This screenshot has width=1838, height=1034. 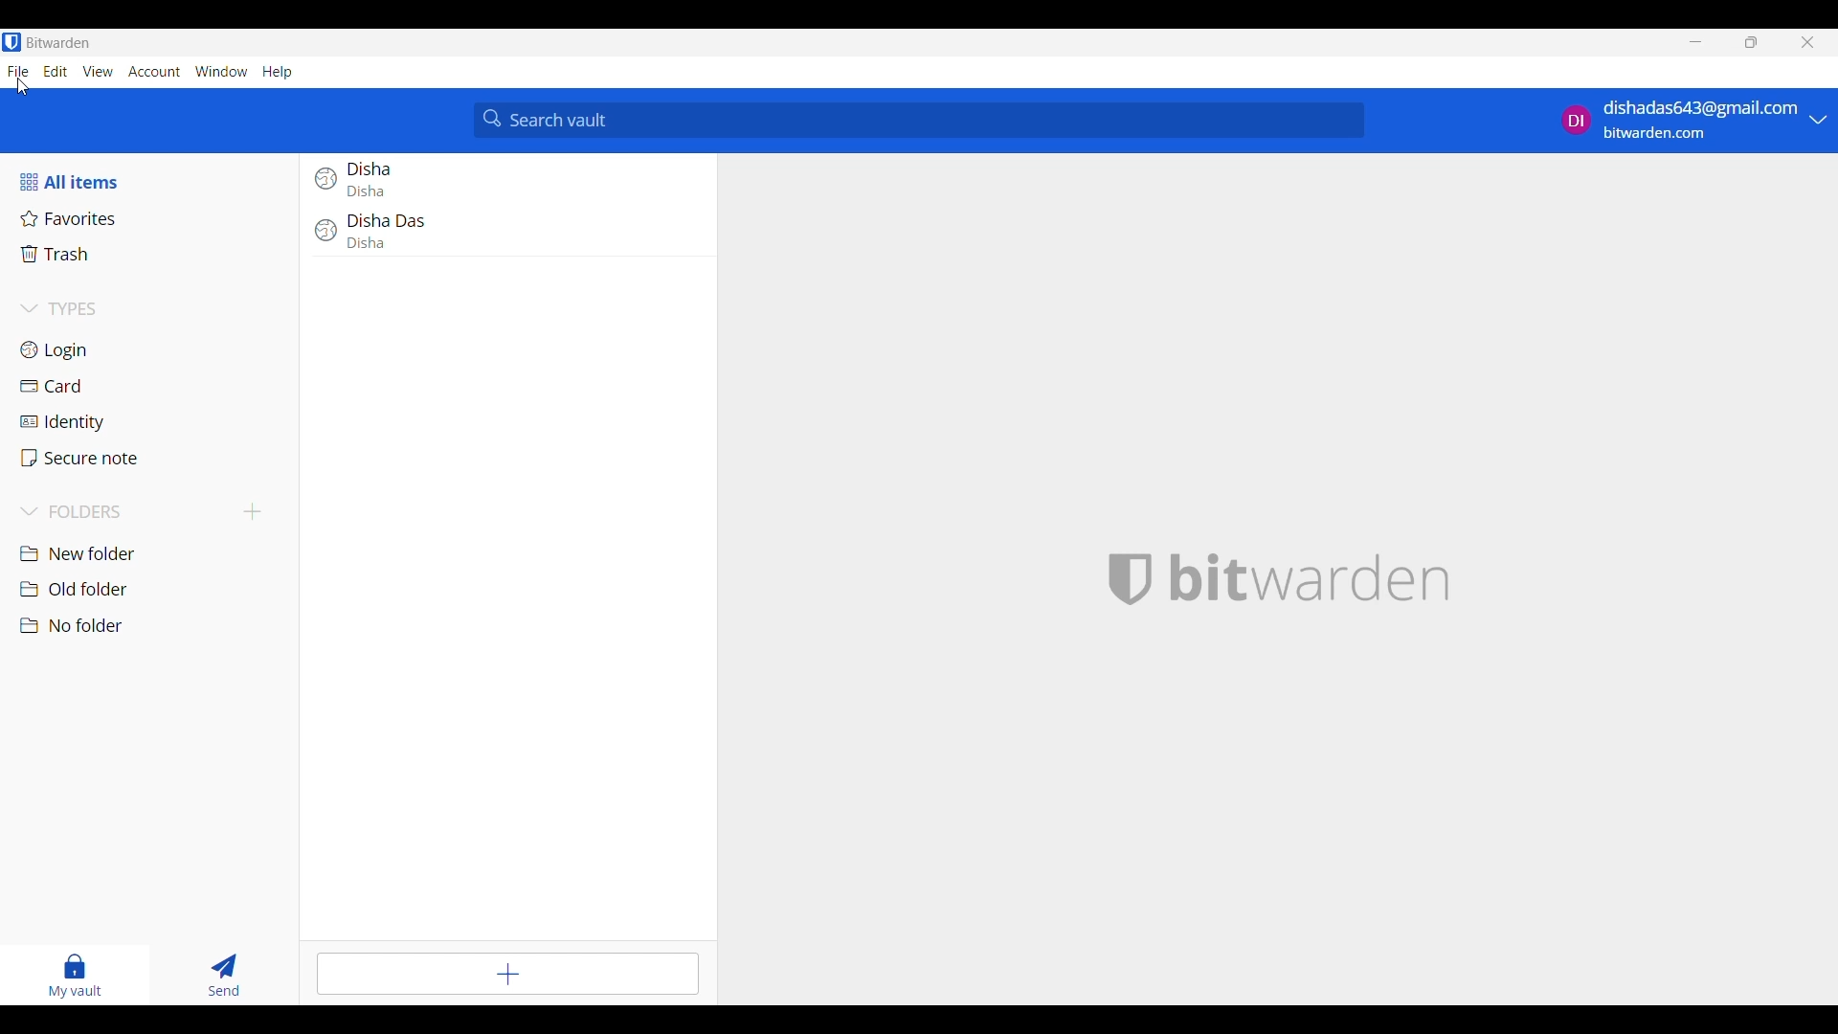 What do you see at coordinates (1751, 42) in the screenshot?
I see `Show interface in a smaller tab` at bounding box center [1751, 42].